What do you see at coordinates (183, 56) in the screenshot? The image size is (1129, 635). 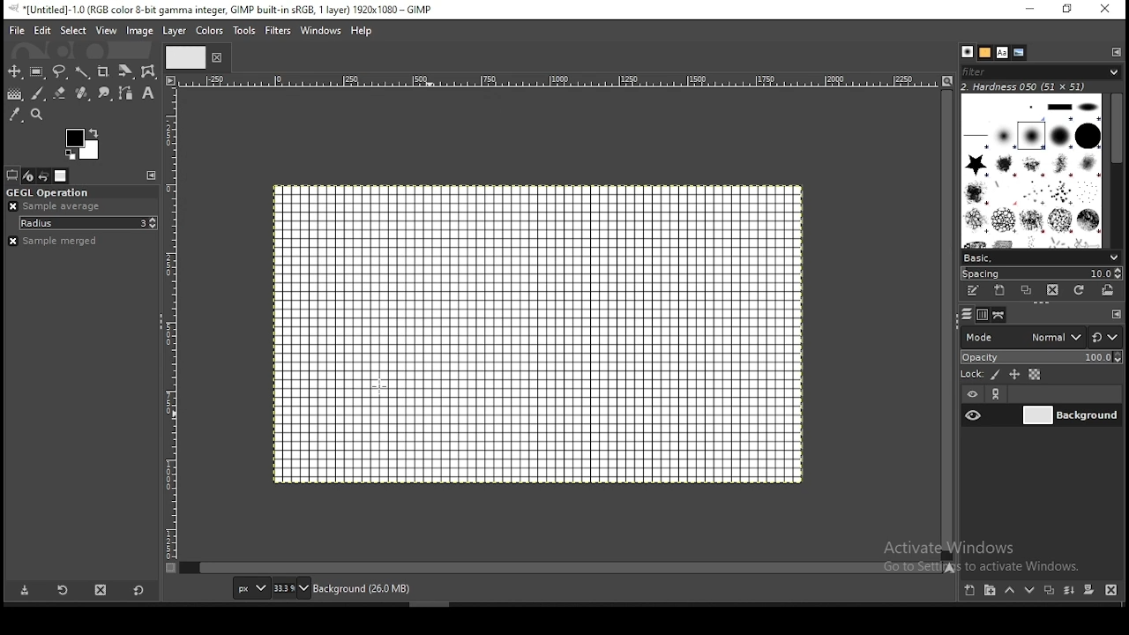 I see `tab` at bounding box center [183, 56].